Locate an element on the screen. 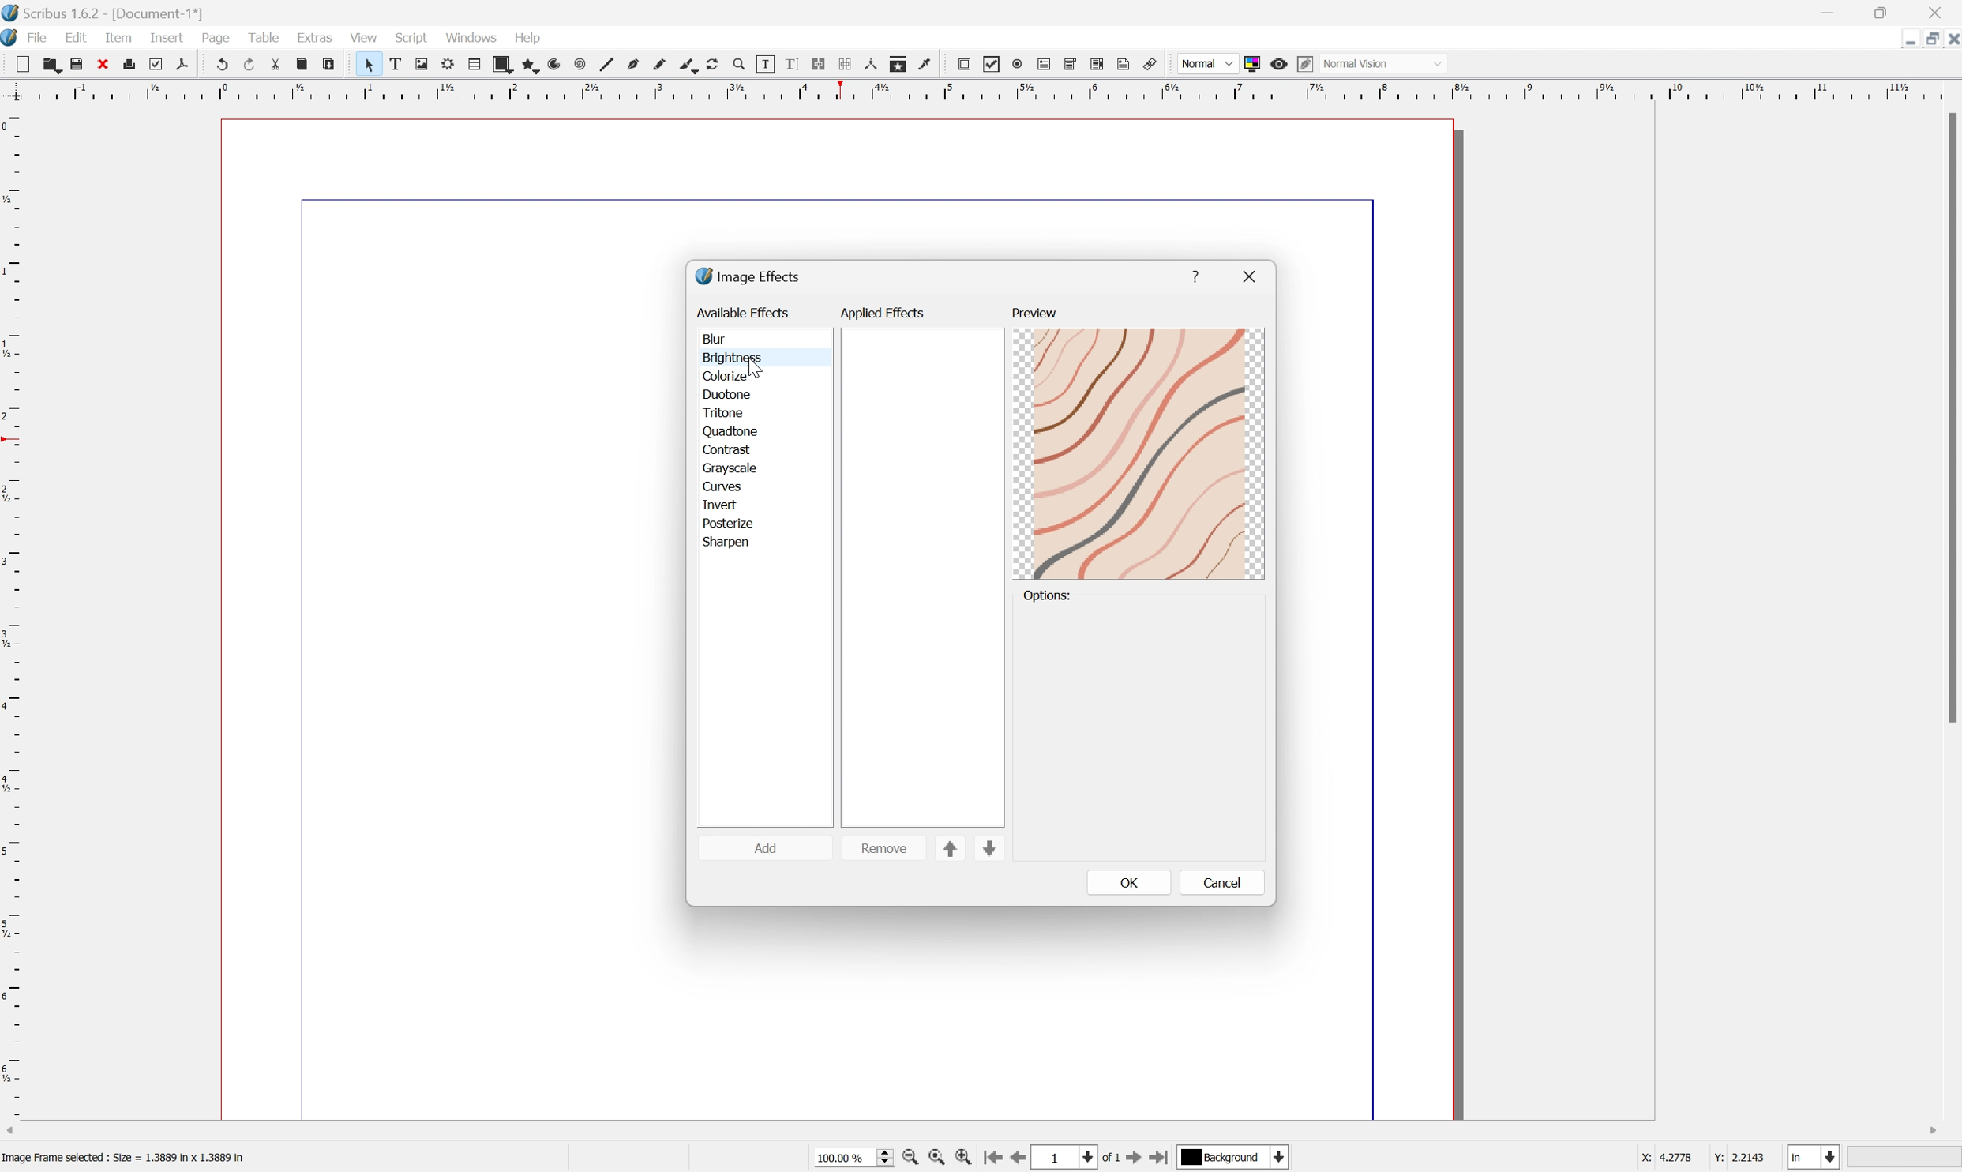  contrast is located at coordinates (732, 447).